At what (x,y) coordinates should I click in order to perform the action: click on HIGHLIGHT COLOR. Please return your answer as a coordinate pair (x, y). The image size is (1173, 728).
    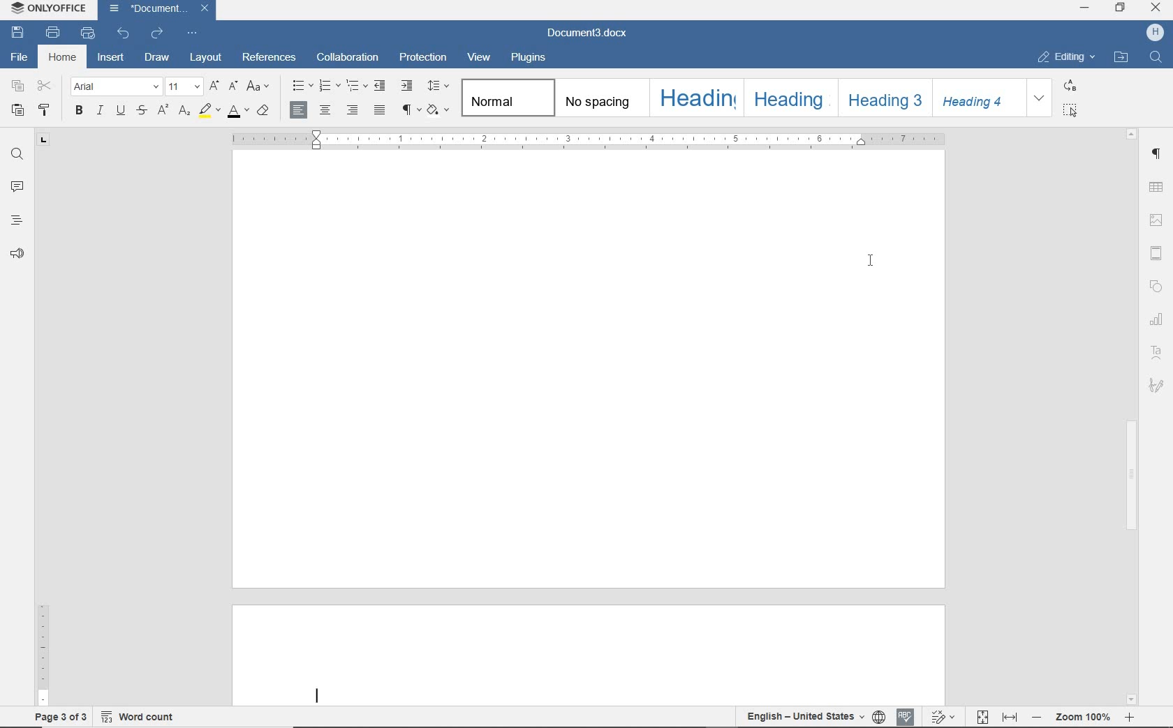
    Looking at the image, I should click on (208, 110).